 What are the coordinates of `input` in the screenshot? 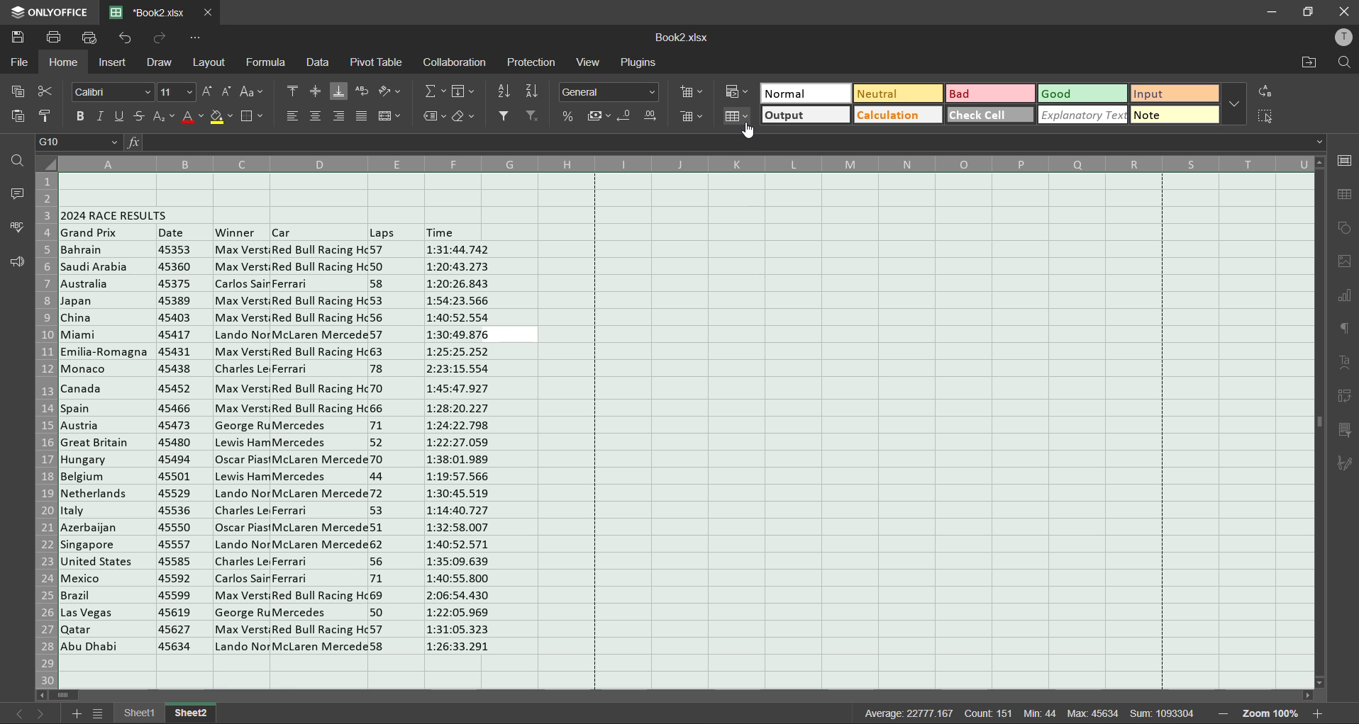 It's located at (1172, 95).